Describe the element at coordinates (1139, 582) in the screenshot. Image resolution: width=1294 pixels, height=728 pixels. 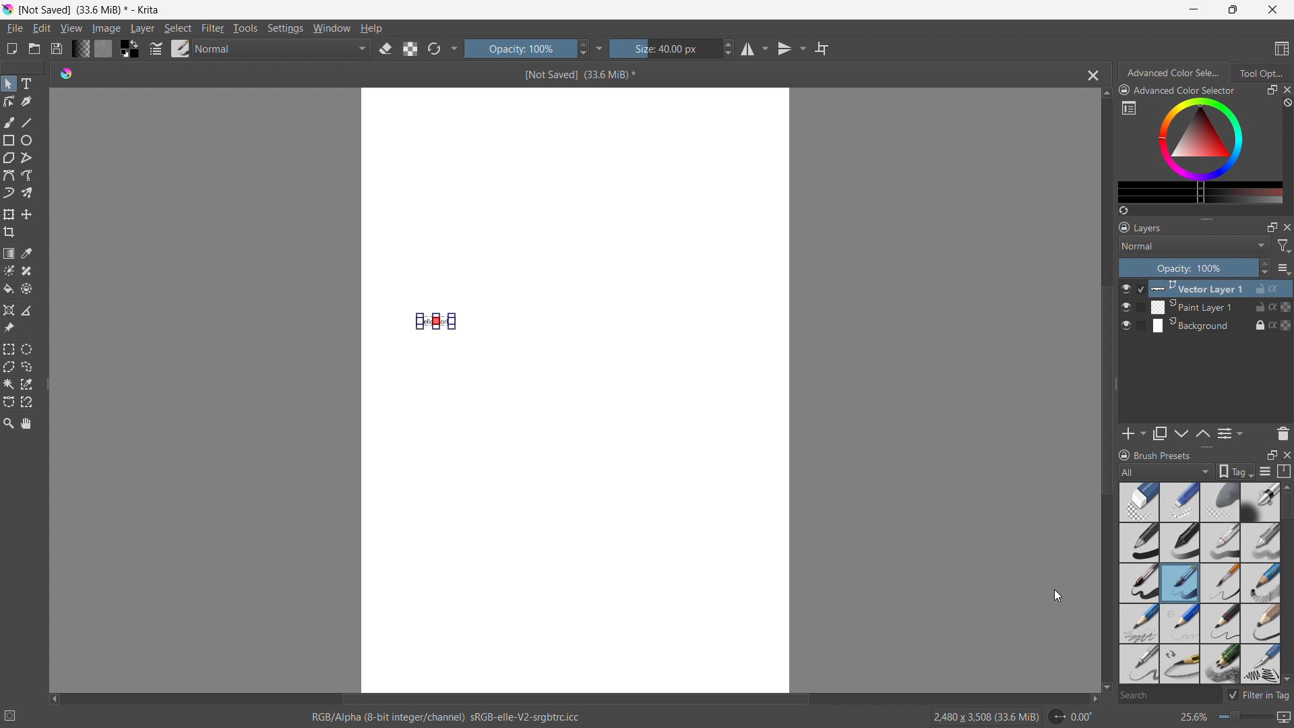
I see `Brush` at that location.